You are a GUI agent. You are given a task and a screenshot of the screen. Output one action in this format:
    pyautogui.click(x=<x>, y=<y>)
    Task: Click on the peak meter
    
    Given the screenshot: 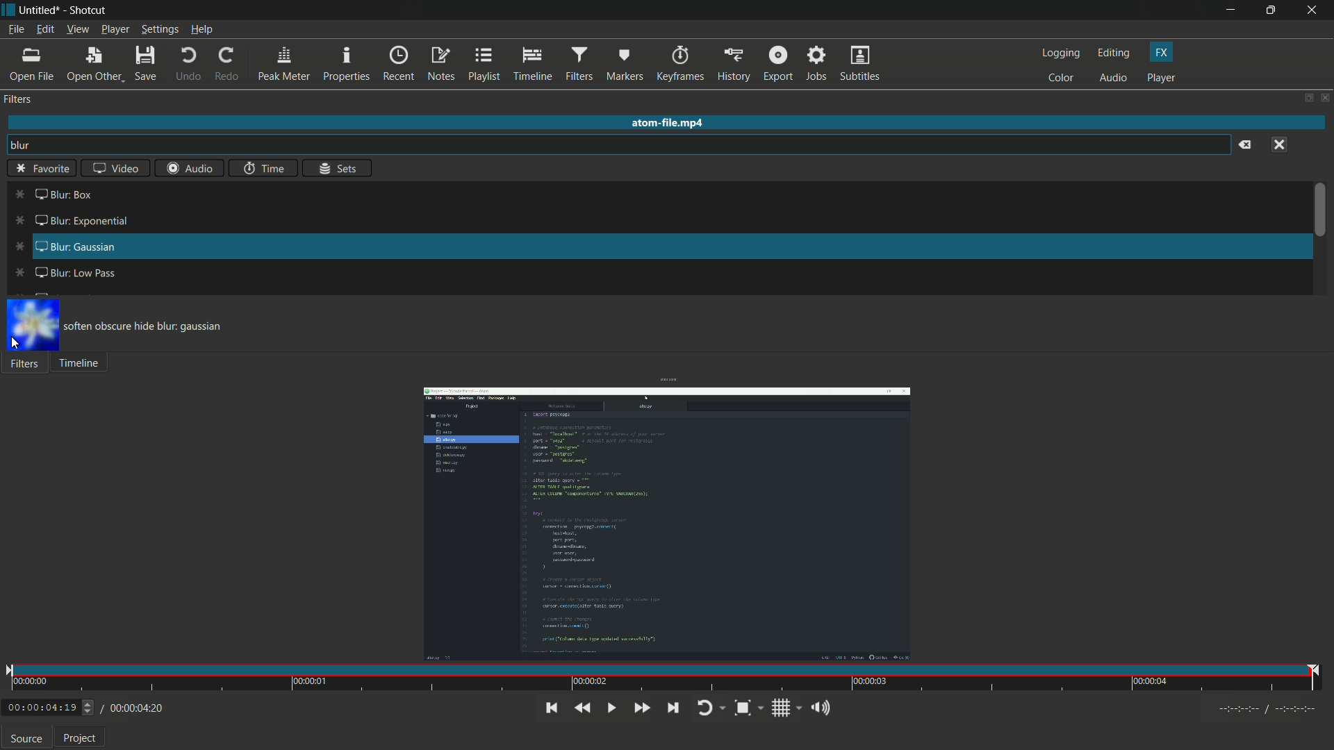 What is the action you would take?
    pyautogui.click(x=282, y=65)
    